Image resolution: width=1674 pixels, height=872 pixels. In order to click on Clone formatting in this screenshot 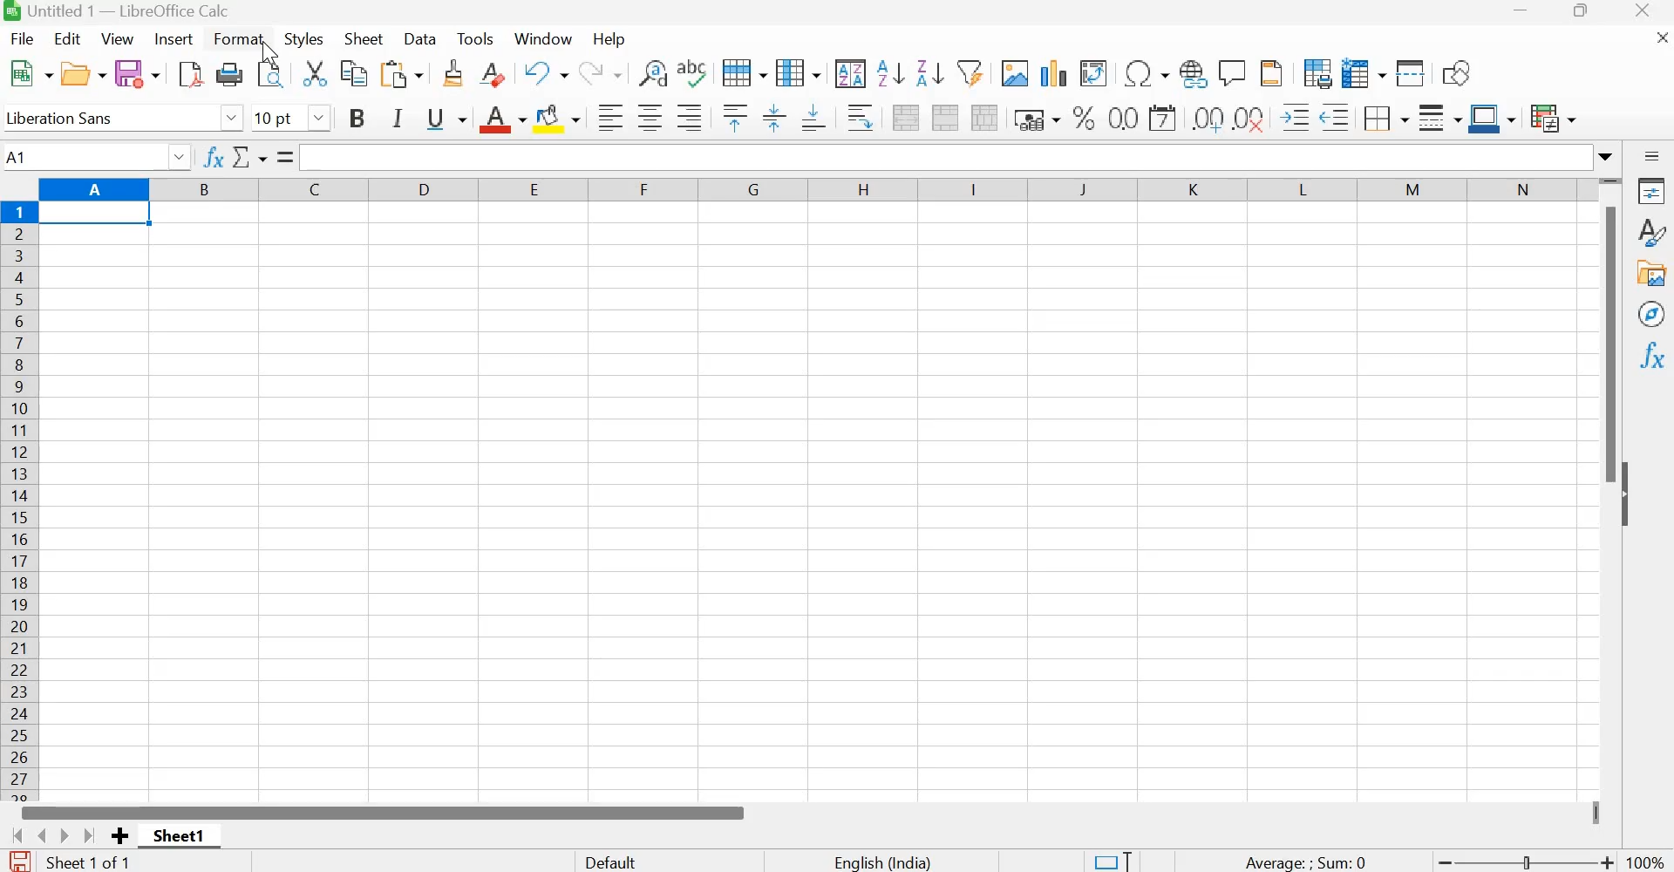, I will do `click(451, 73)`.